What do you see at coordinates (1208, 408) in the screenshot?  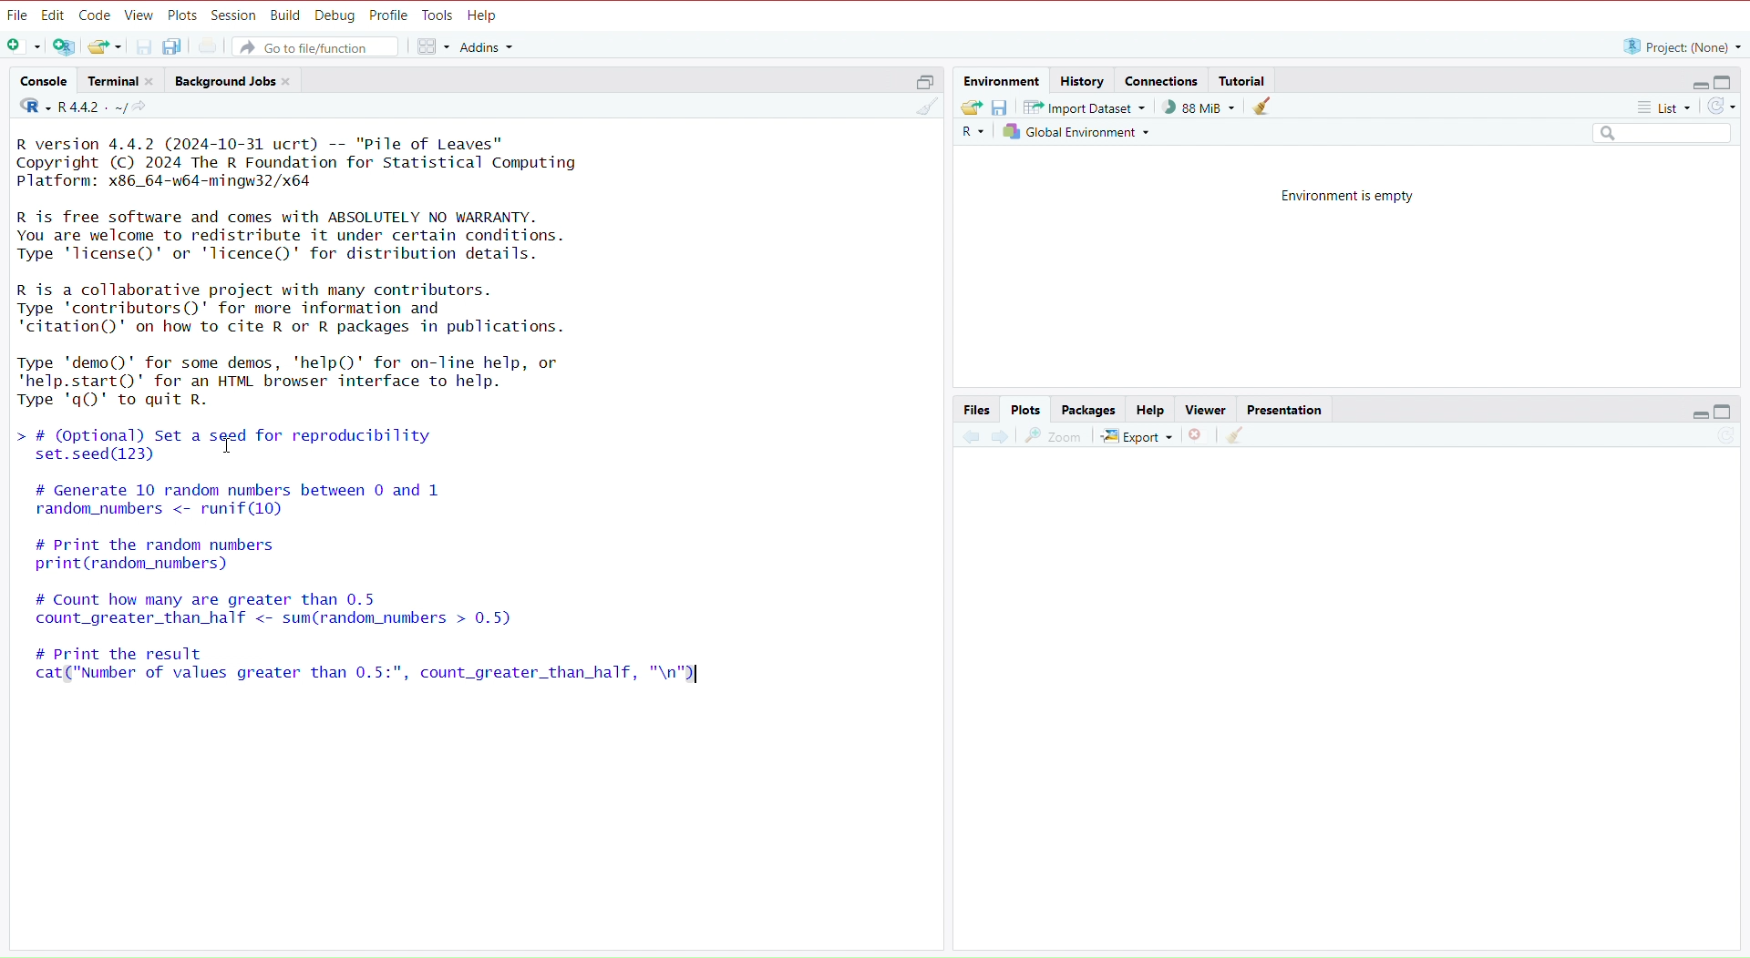 I see `Viewer` at bounding box center [1208, 408].